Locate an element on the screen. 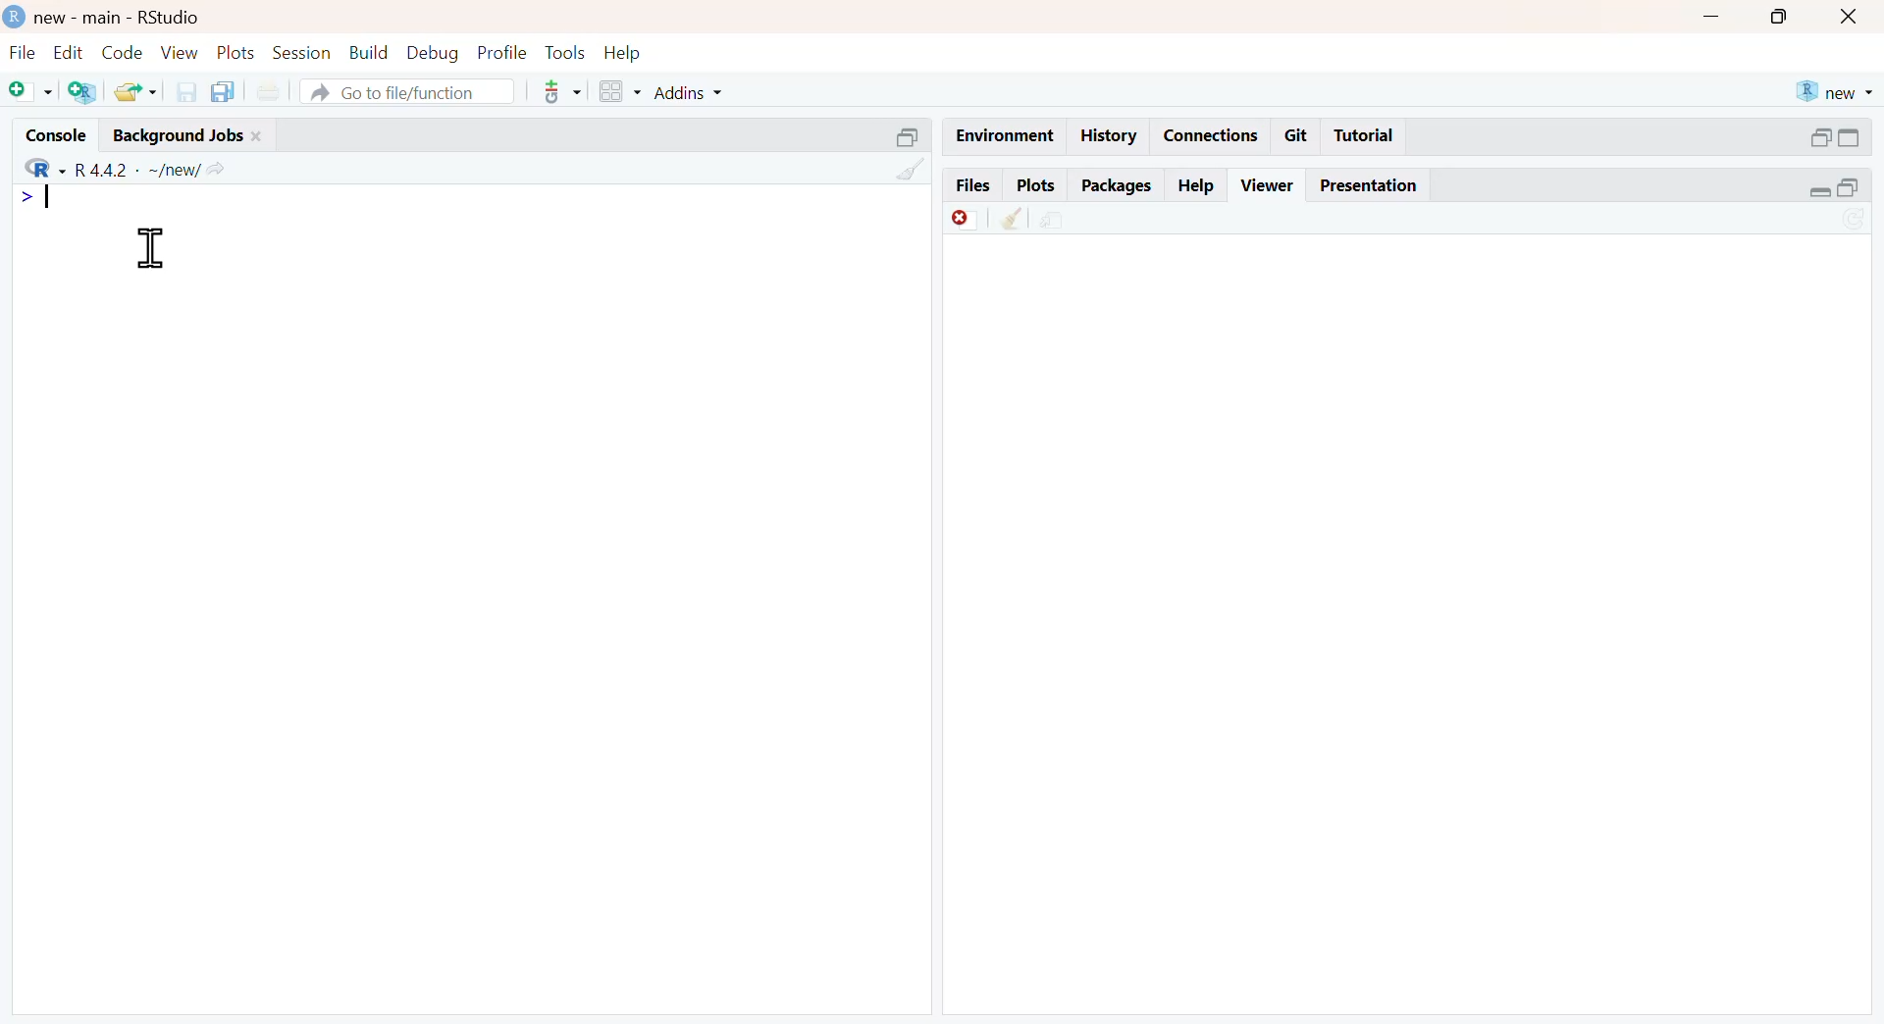 The image size is (1884, 1024). code is located at coordinates (123, 52).